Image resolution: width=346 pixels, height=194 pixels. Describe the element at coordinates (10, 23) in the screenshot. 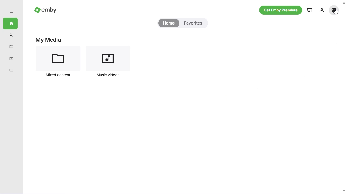

I see `home` at that location.